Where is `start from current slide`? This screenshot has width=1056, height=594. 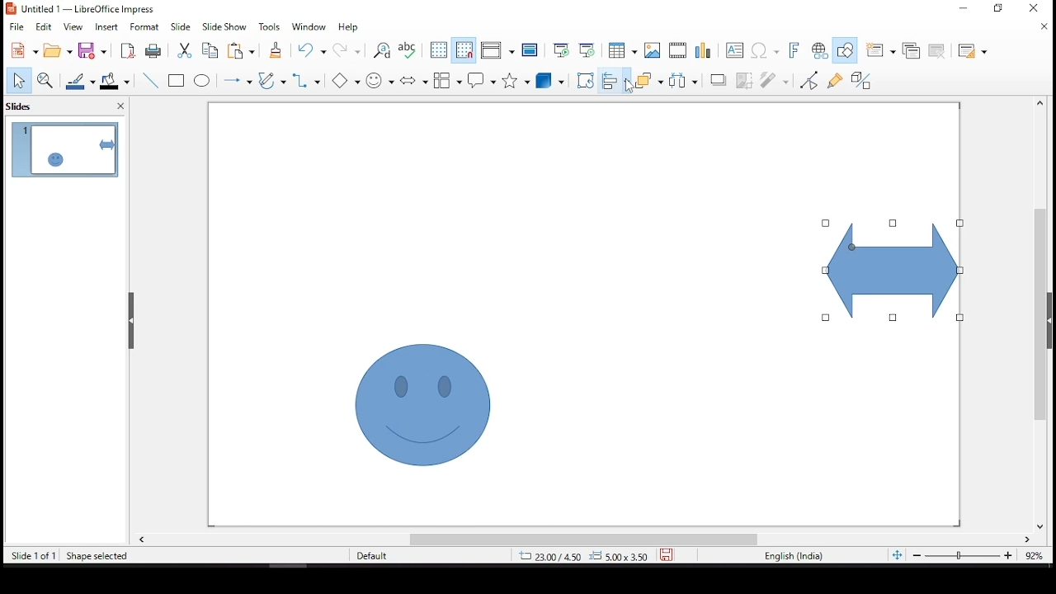 start from current slide is located at coordinates (587, 49).